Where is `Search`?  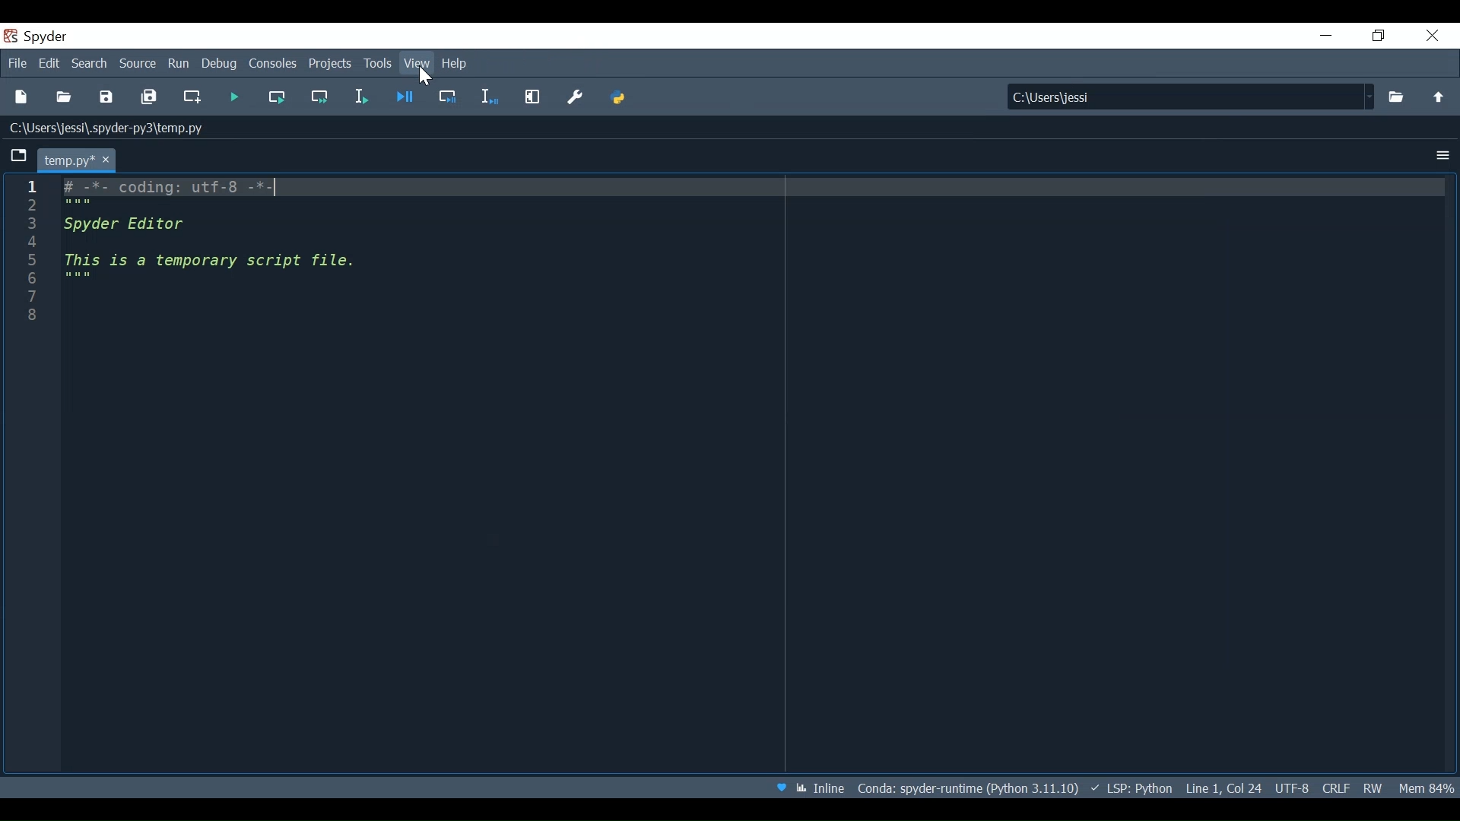 Search is located at coordinates (89, 65).